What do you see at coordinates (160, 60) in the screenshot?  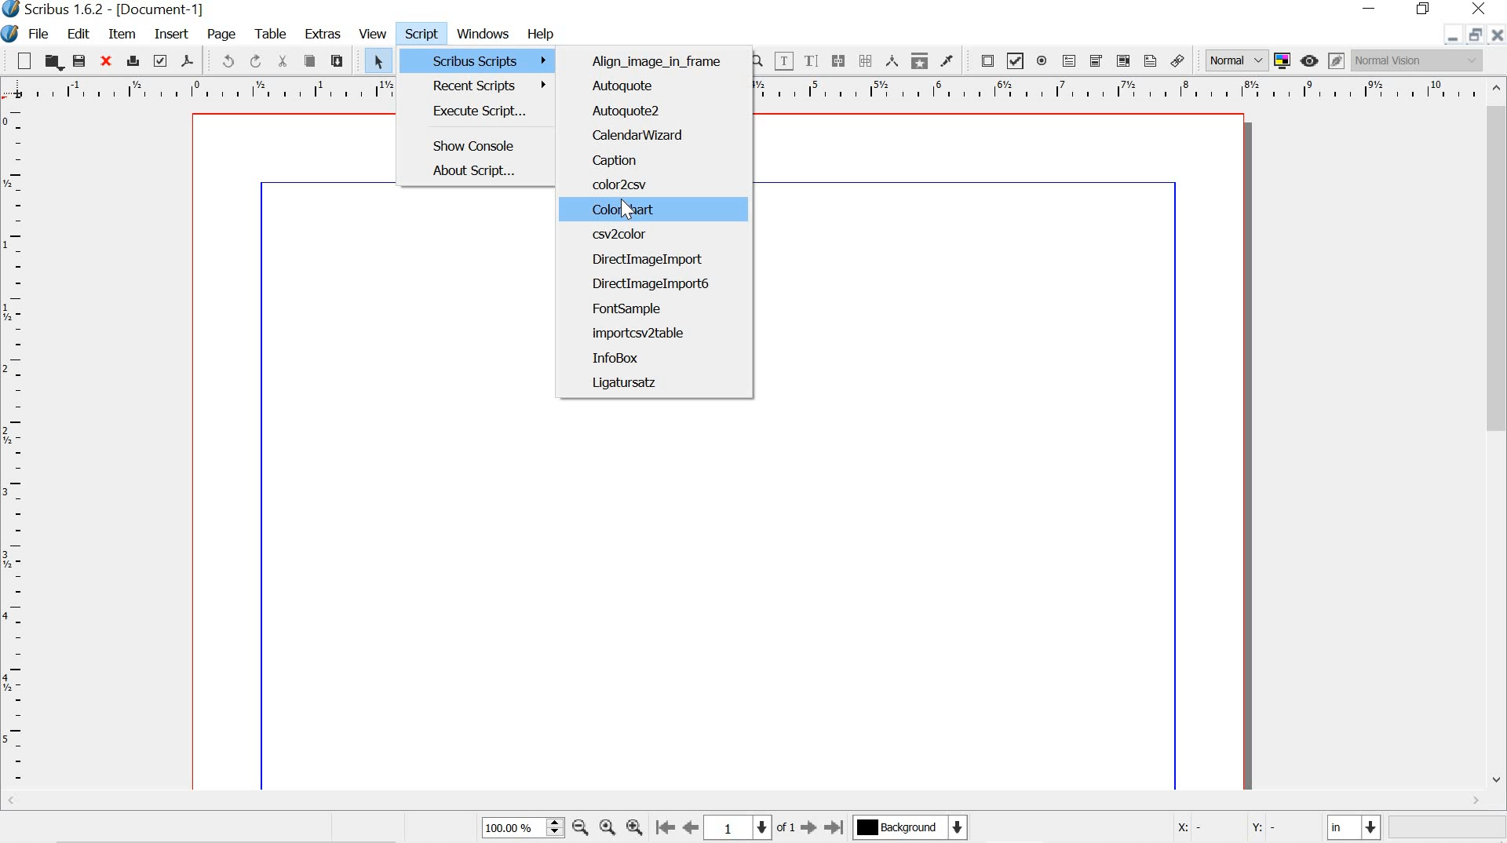 I see `preflight verifier` at bounding box center [160, 60].